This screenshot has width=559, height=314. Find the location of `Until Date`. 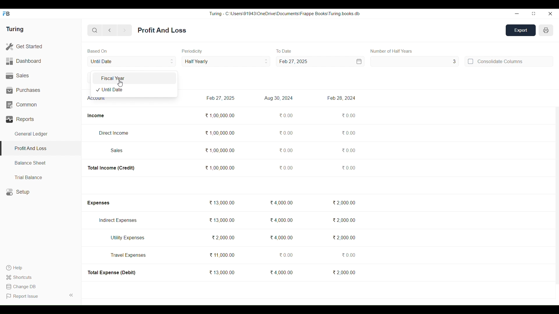

Until Date is located at coordinates (132, 61).